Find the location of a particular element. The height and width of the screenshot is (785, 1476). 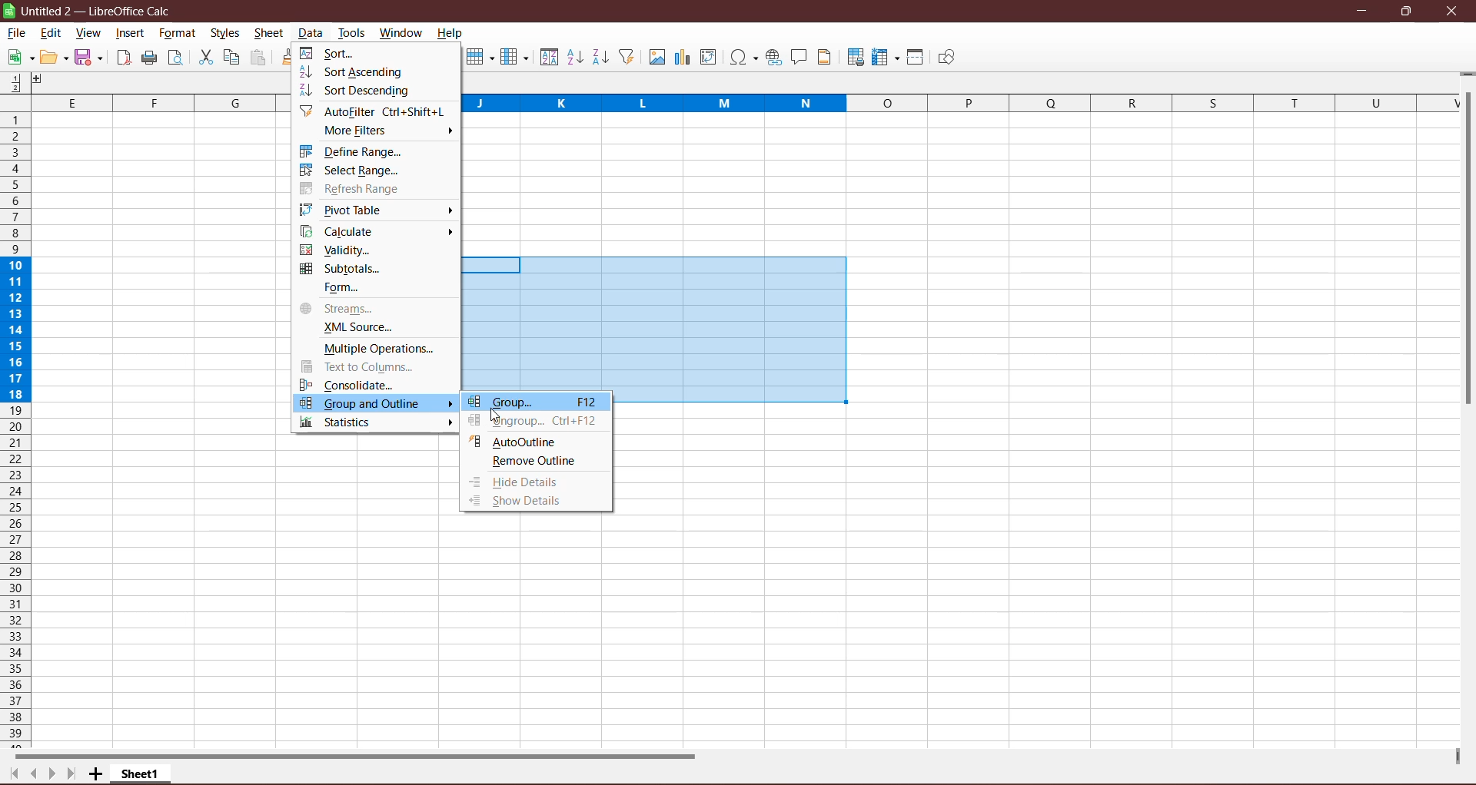

XML Source is located at coordinates (352, 328).